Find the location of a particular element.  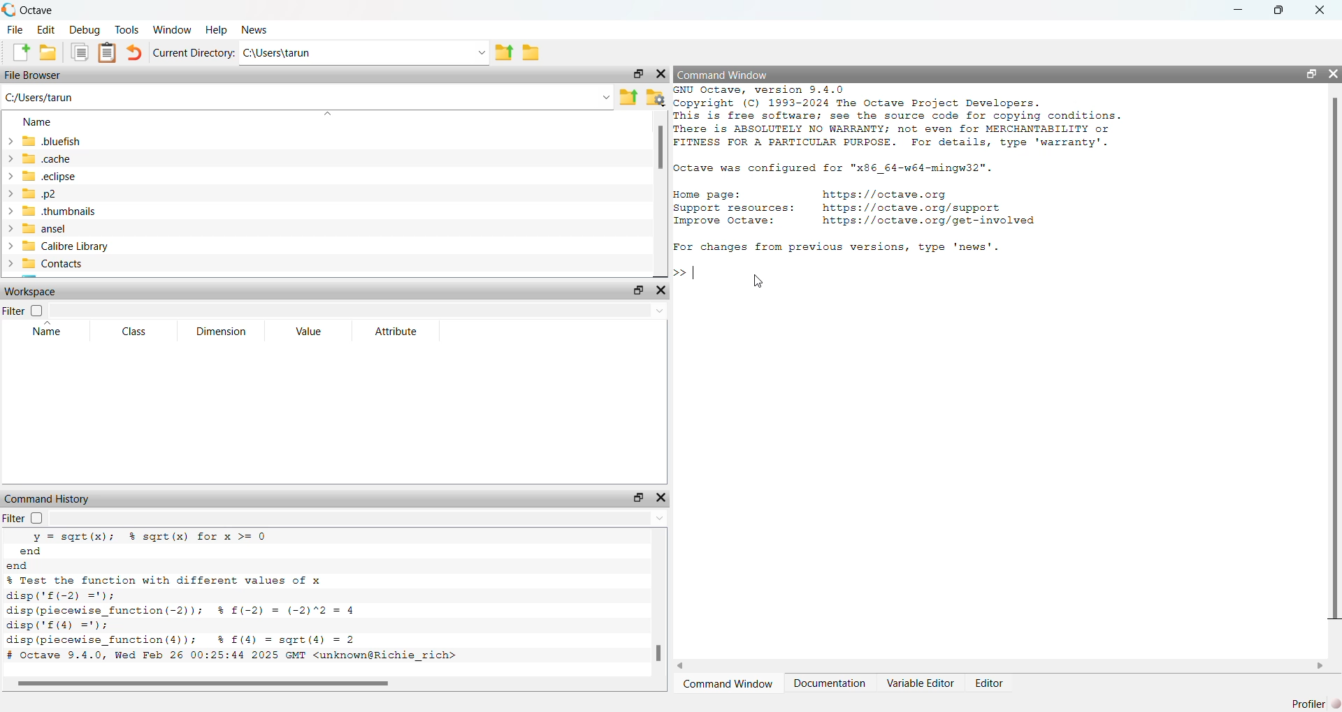

One directory up is located at coordinates (628, 96).